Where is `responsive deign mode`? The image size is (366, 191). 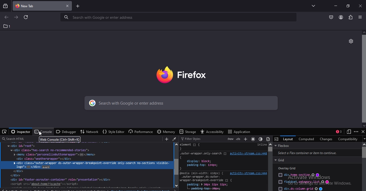 responsive deign mode is located at coordinates (349, 132).